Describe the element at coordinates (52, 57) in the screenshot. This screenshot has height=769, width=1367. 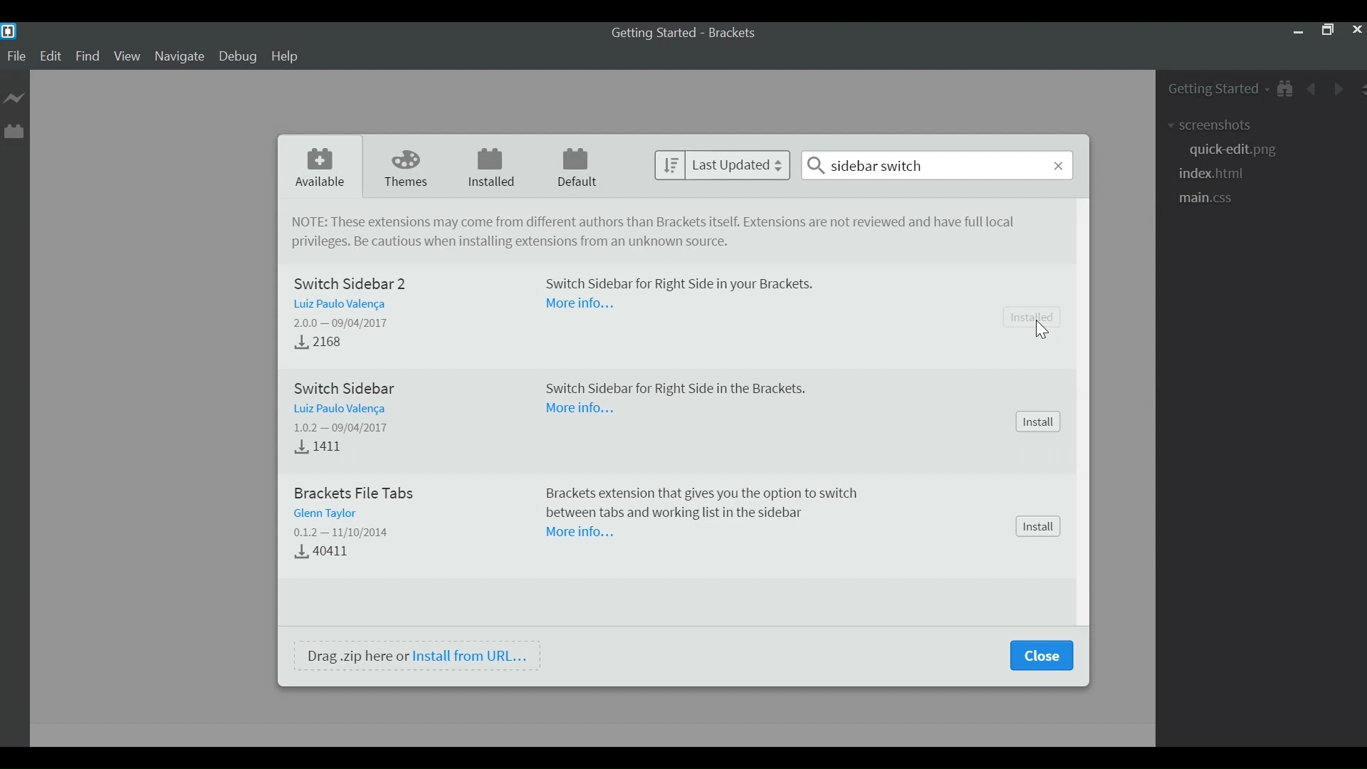
I see `Edit` at that location.